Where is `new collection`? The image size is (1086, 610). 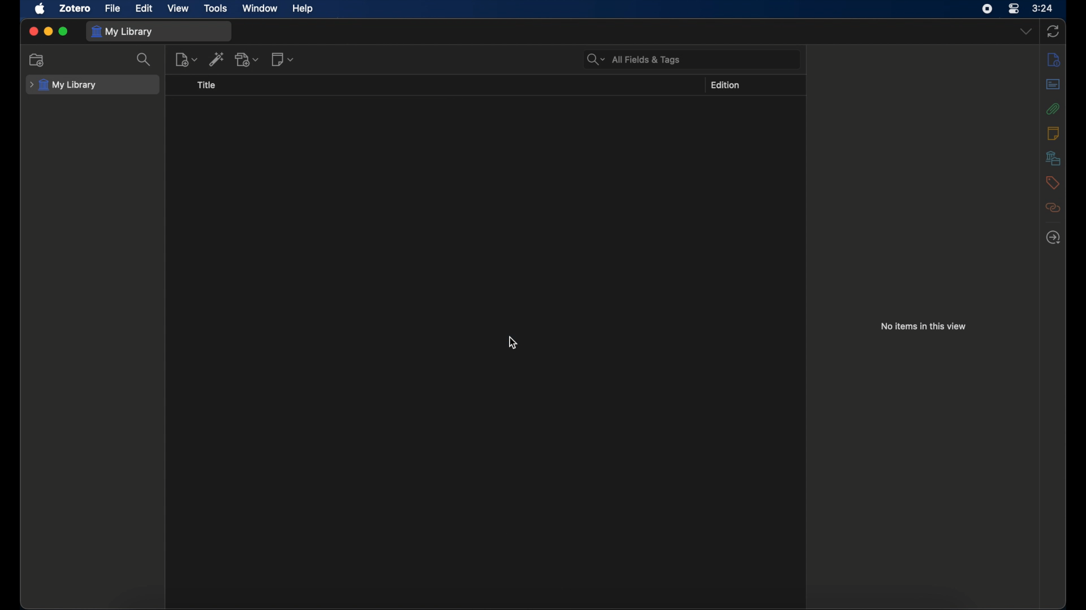
new collection is located at coordinates (38, 60).